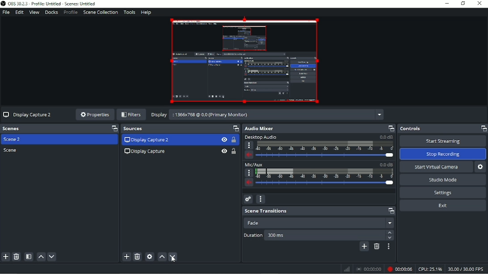  What do you see at coordinates (5, 257) in the screenshot?
I see `Add scene` at bounding box center [5, 257].